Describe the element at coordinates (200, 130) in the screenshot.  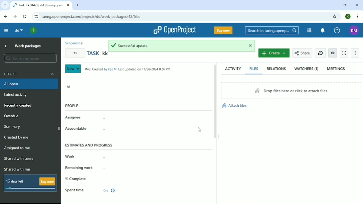
I see `Cursor` at that location.